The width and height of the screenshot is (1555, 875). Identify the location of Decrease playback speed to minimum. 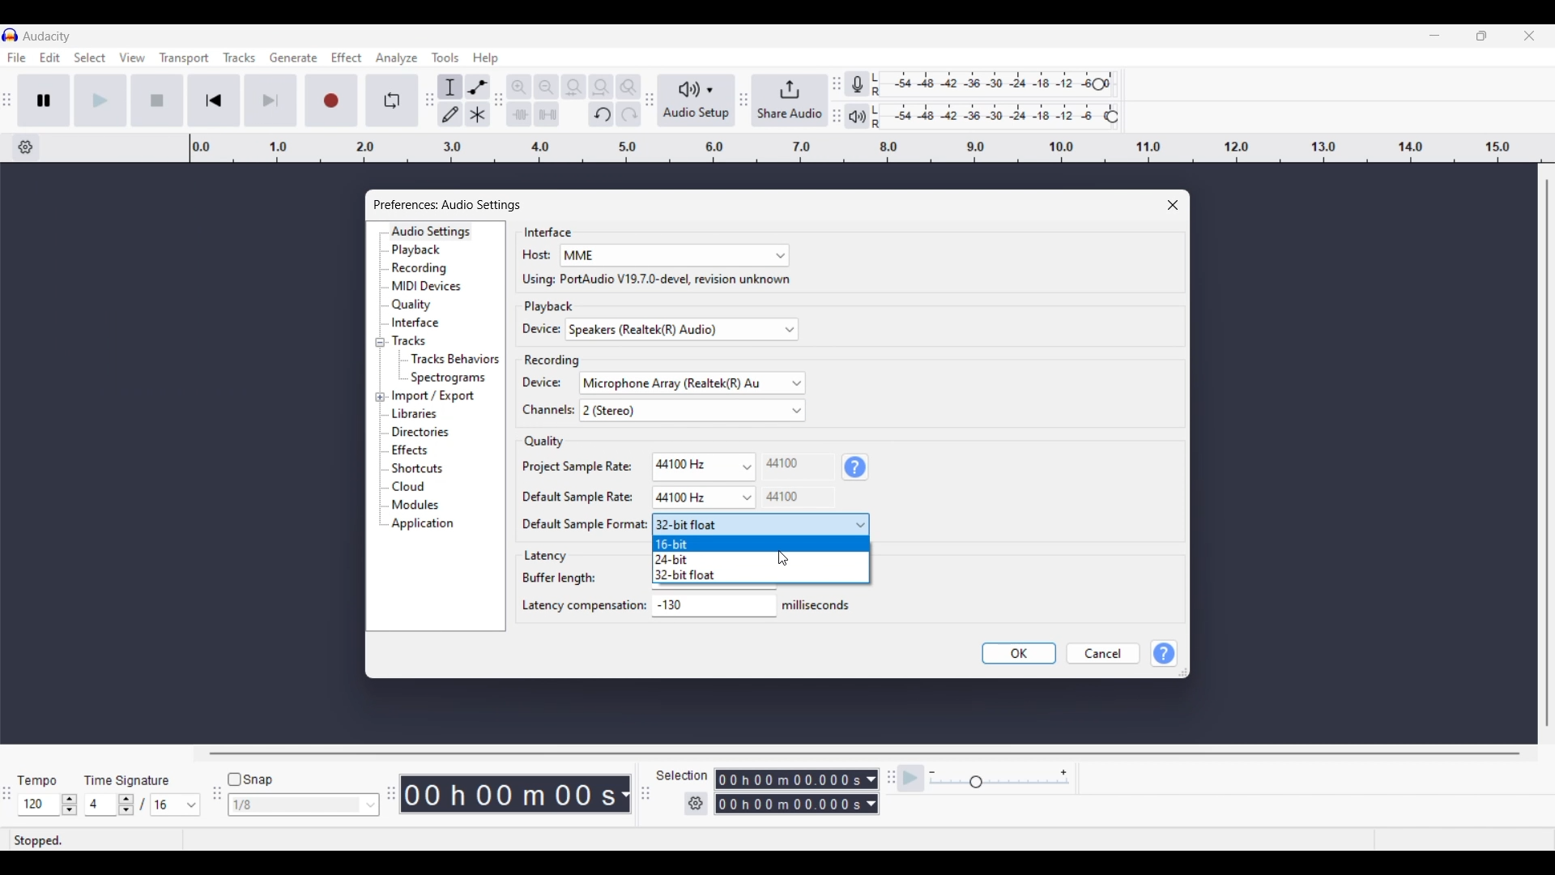
(932, 773).